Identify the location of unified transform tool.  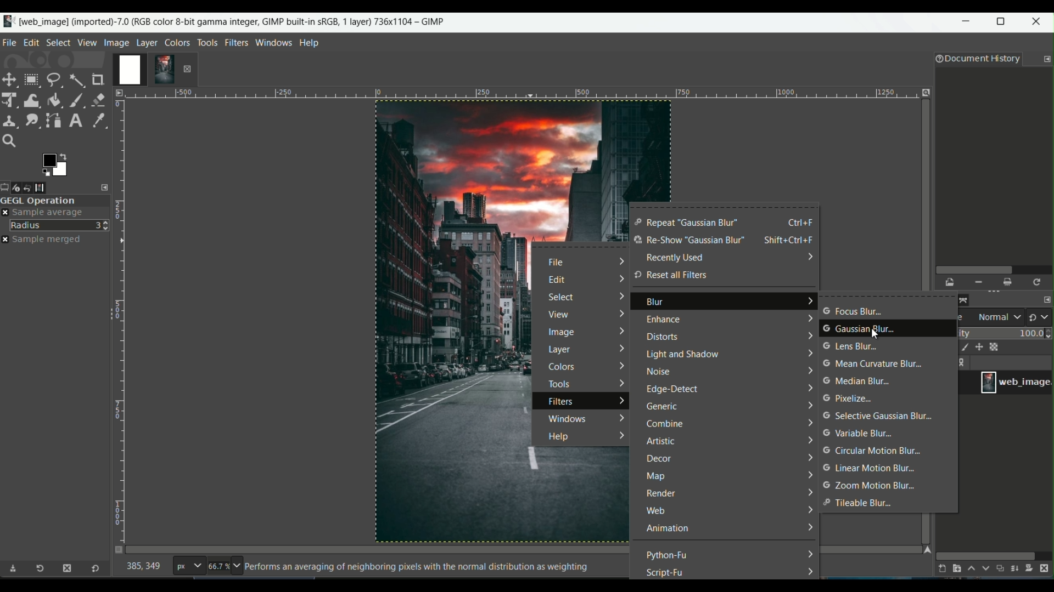
(10, 99).